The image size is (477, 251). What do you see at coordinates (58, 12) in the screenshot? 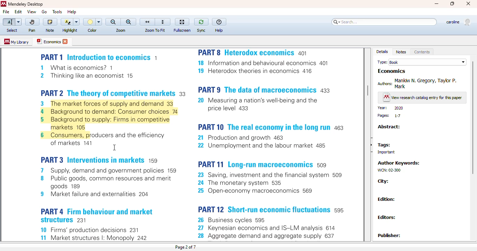
I see `tools` at bounding box center [58, 12].